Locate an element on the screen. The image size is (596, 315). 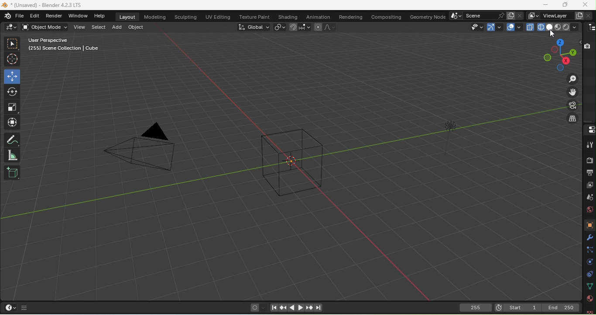
Move is located at coordinates (11, 77).